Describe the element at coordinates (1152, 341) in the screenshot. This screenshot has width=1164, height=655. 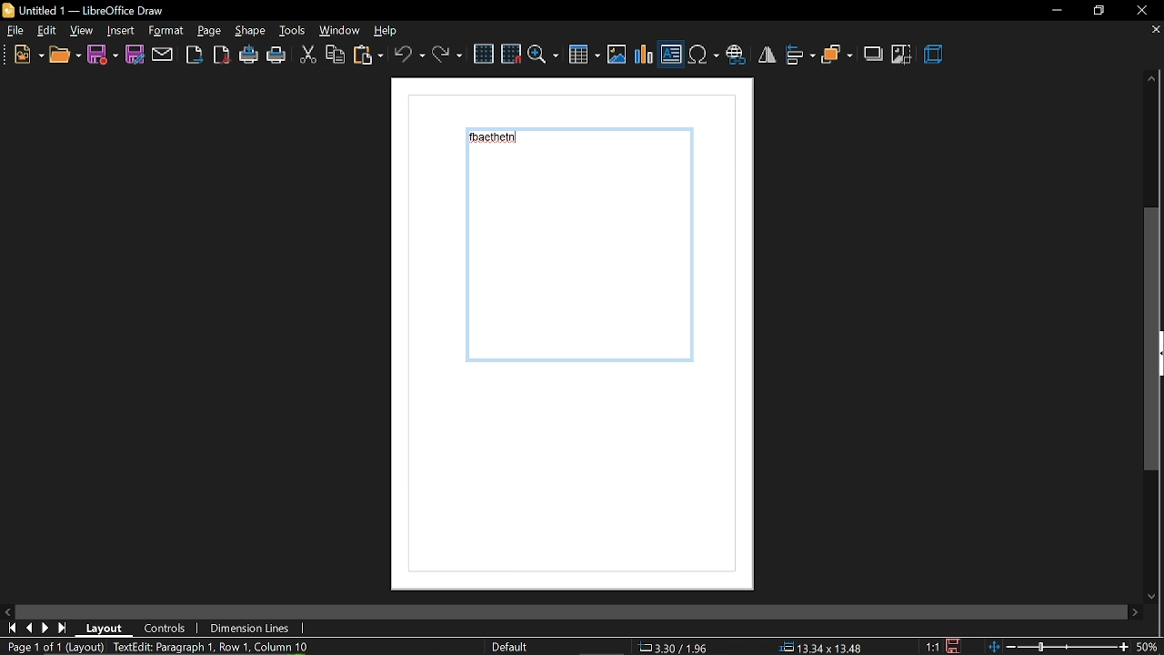
I see `vertical scrollbar` at that location.